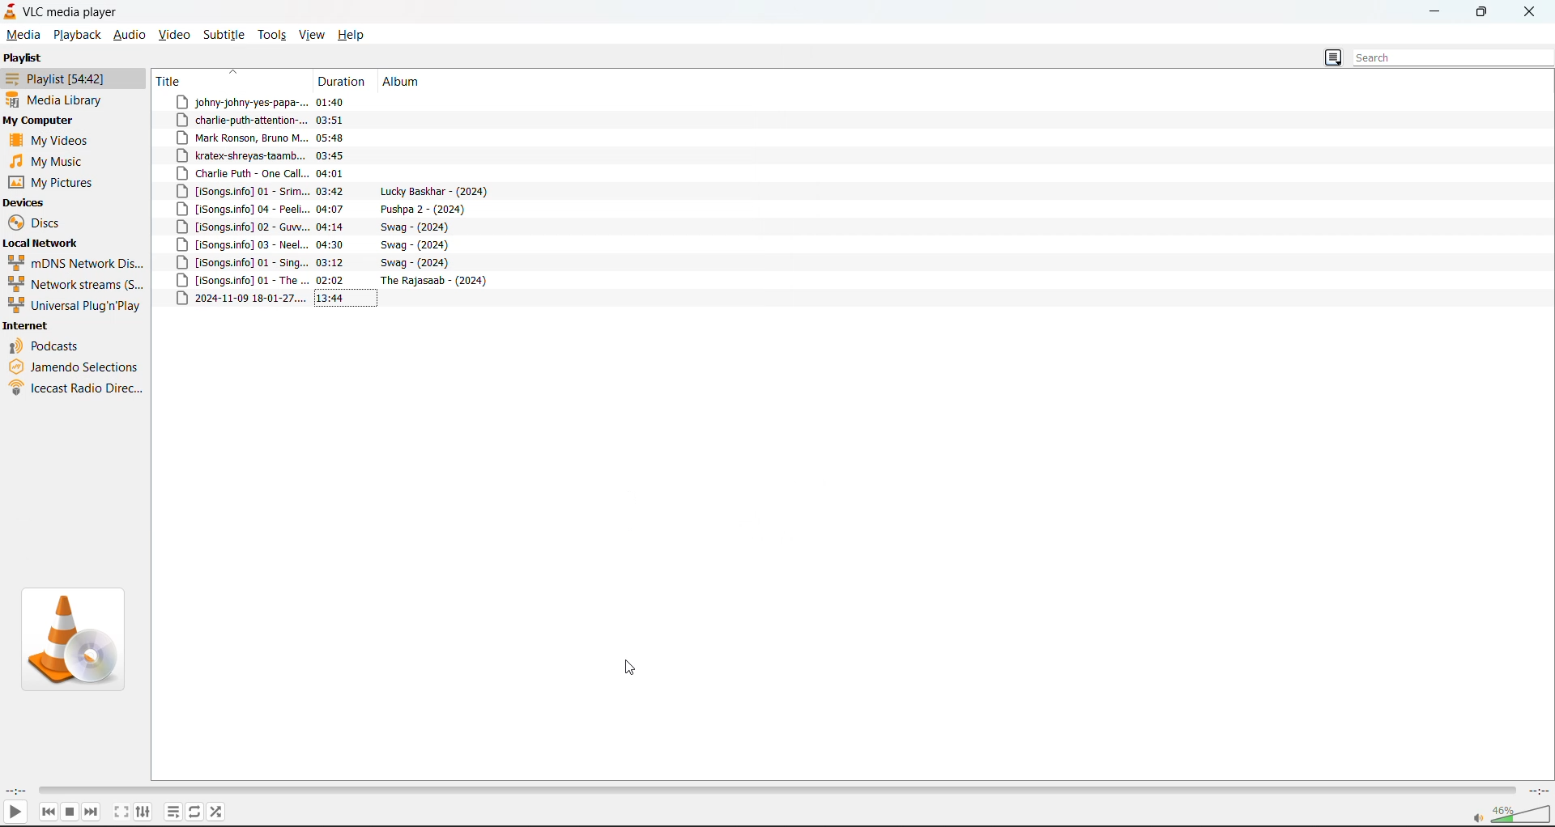 The image size is (1555, 827). Describe the element at coordinates (175, 81) in the screenshot. I see `title` at that location.